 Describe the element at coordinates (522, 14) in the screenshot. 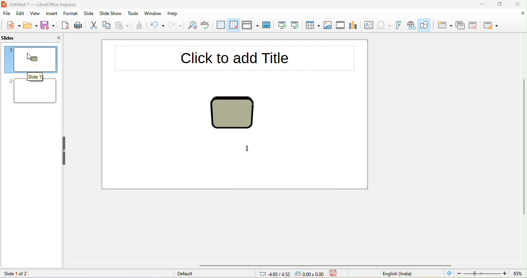

I see `close` at that location.